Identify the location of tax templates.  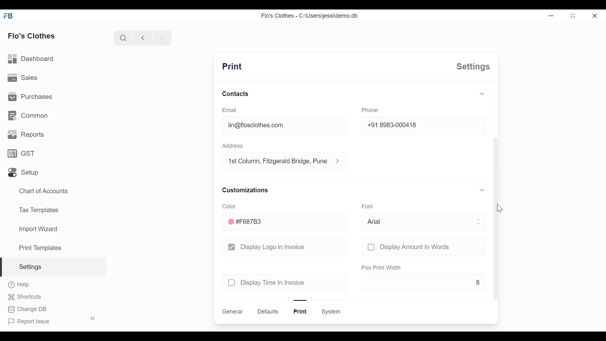
(38, 209).